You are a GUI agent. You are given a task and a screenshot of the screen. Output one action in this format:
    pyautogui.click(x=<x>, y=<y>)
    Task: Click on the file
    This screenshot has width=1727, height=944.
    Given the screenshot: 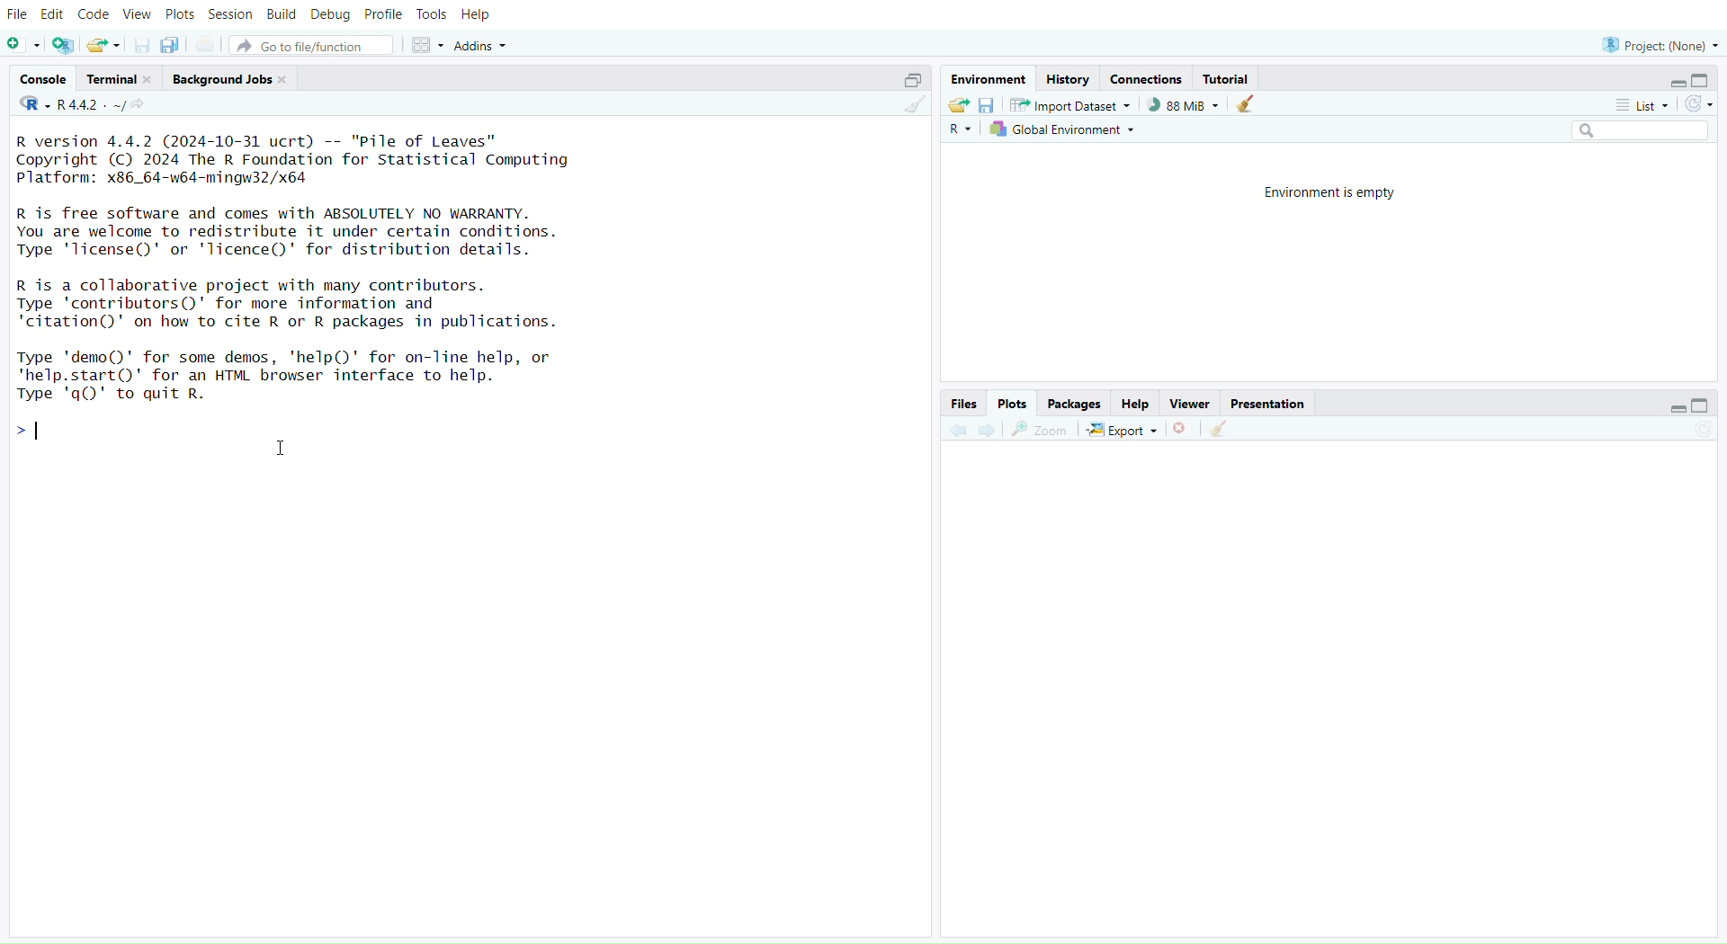 What is the action you would take?
    pyautogui.click(x=20, y=14)
    